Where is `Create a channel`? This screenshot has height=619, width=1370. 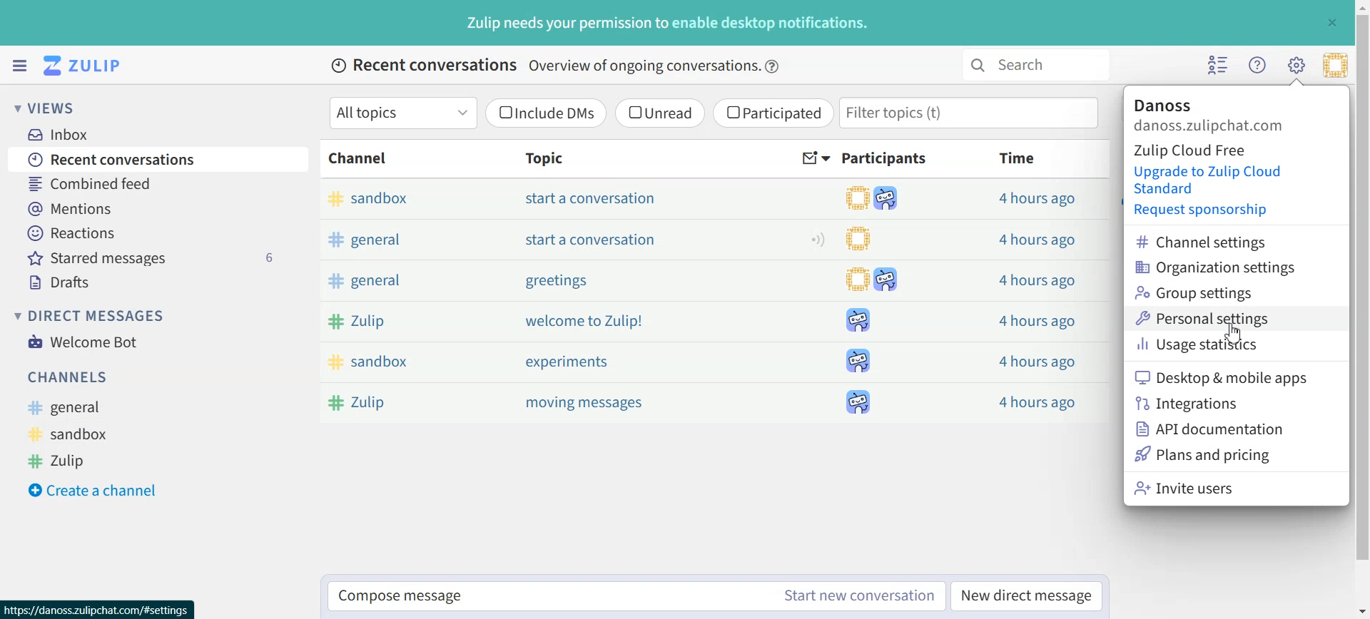 Create a channel is located at coordinates (101, 488).